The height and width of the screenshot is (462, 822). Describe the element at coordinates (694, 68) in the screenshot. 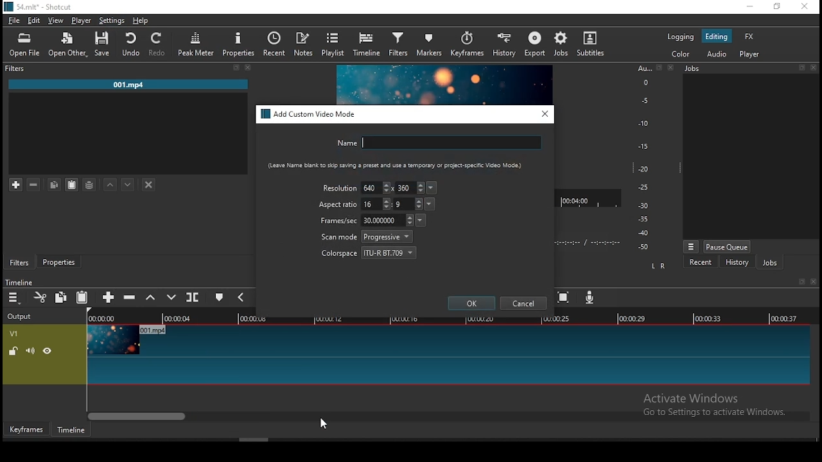

I see `jobs` at that location.